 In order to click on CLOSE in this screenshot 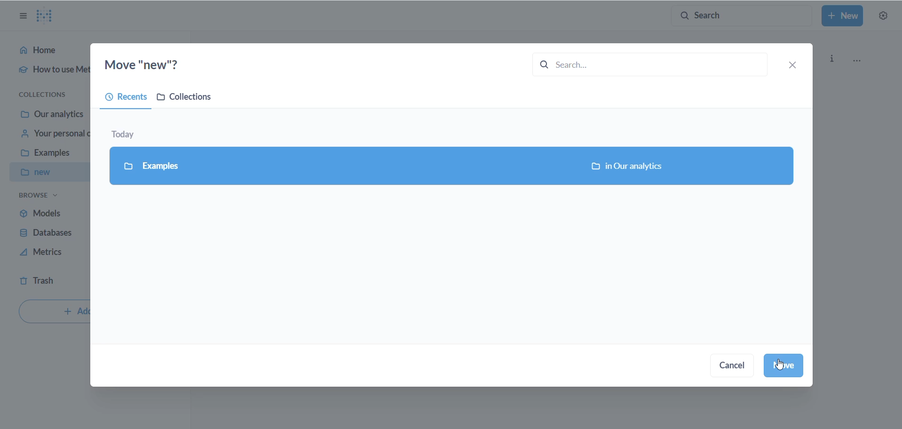, I will do `click(795, 64)`.